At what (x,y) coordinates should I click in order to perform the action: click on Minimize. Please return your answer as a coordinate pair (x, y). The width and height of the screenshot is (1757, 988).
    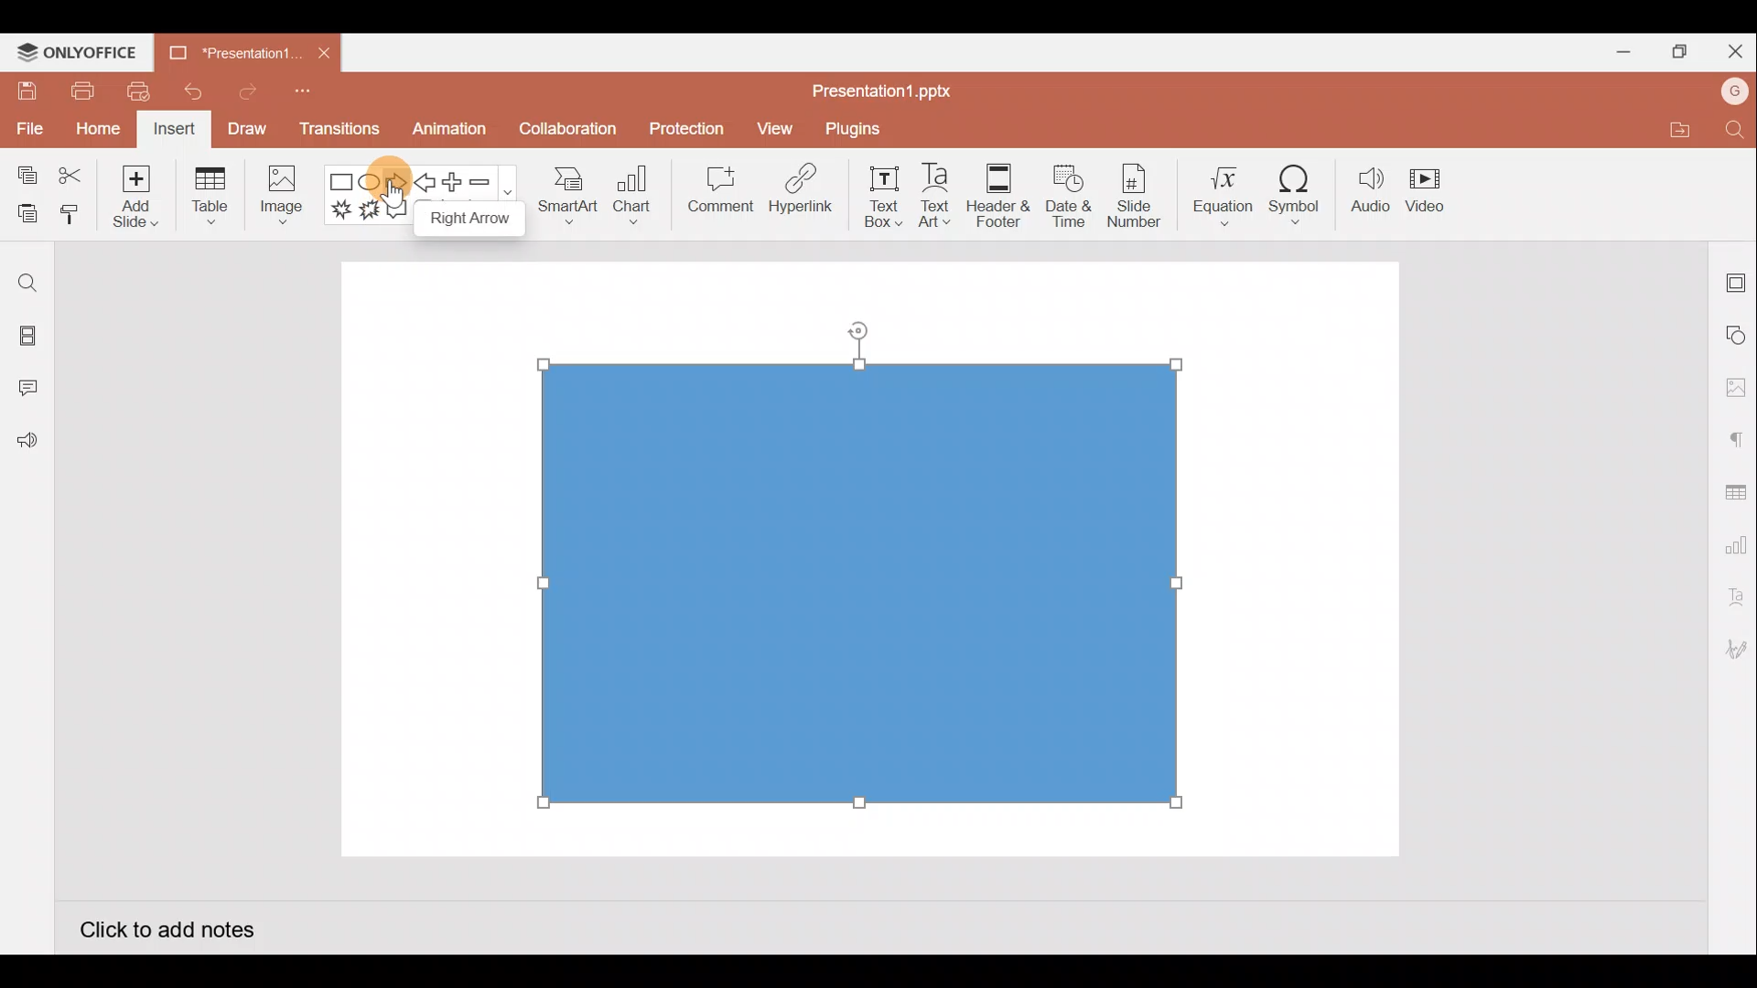
    Looking at the image, I should click on (1616, 48).